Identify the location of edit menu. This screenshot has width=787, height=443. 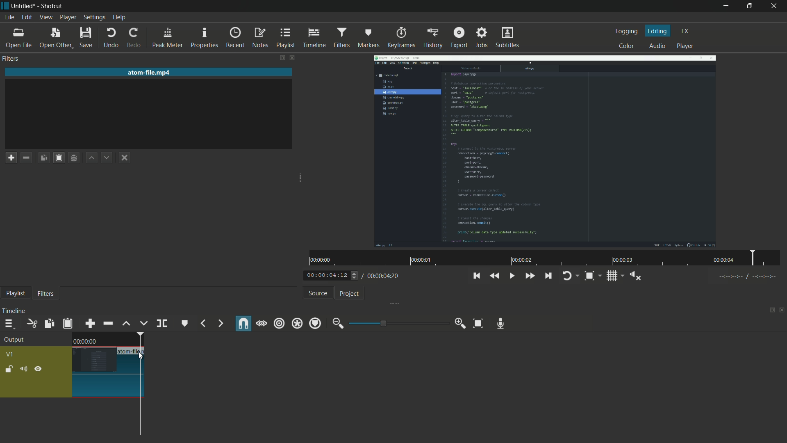
(27, 18).